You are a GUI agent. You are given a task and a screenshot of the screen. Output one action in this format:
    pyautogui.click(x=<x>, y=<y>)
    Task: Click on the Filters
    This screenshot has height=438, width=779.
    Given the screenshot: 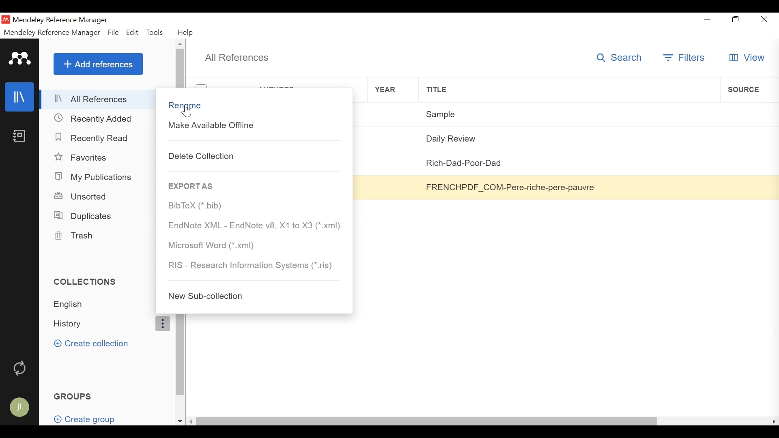 What is the action you would take?
    pyautogui.click(x=685, y=58)
    